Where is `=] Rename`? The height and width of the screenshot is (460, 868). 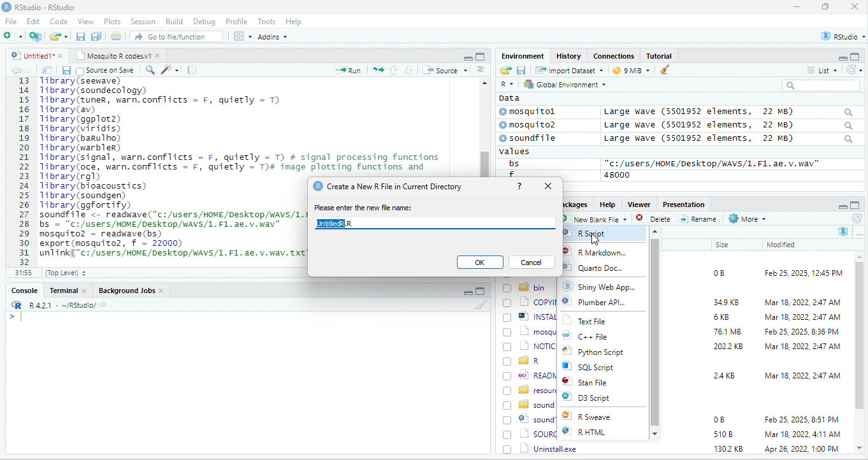
=] Rename is located at coordinates (698, 219).